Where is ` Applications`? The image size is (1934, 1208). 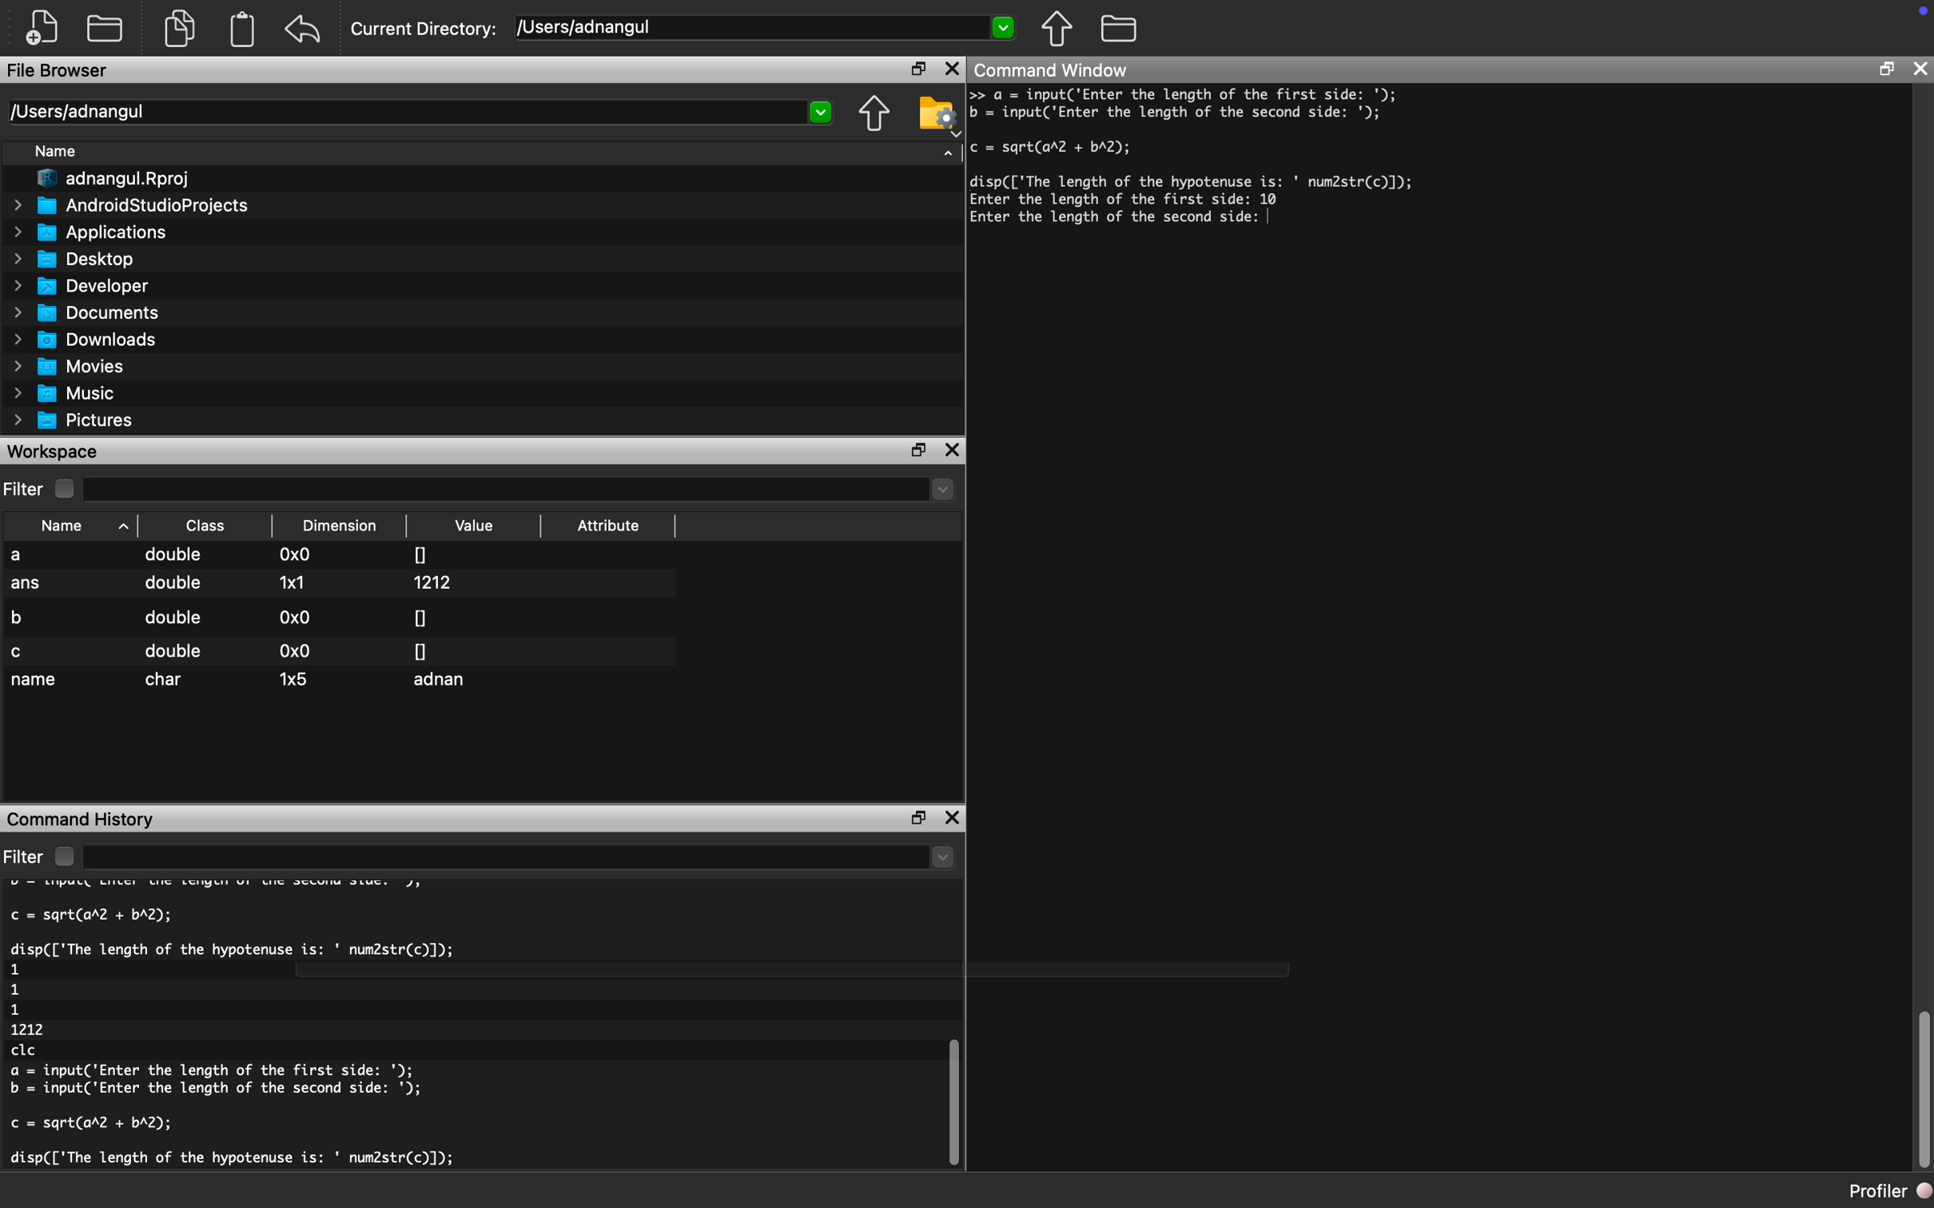
 Applications is located at coordinates (97, 232).